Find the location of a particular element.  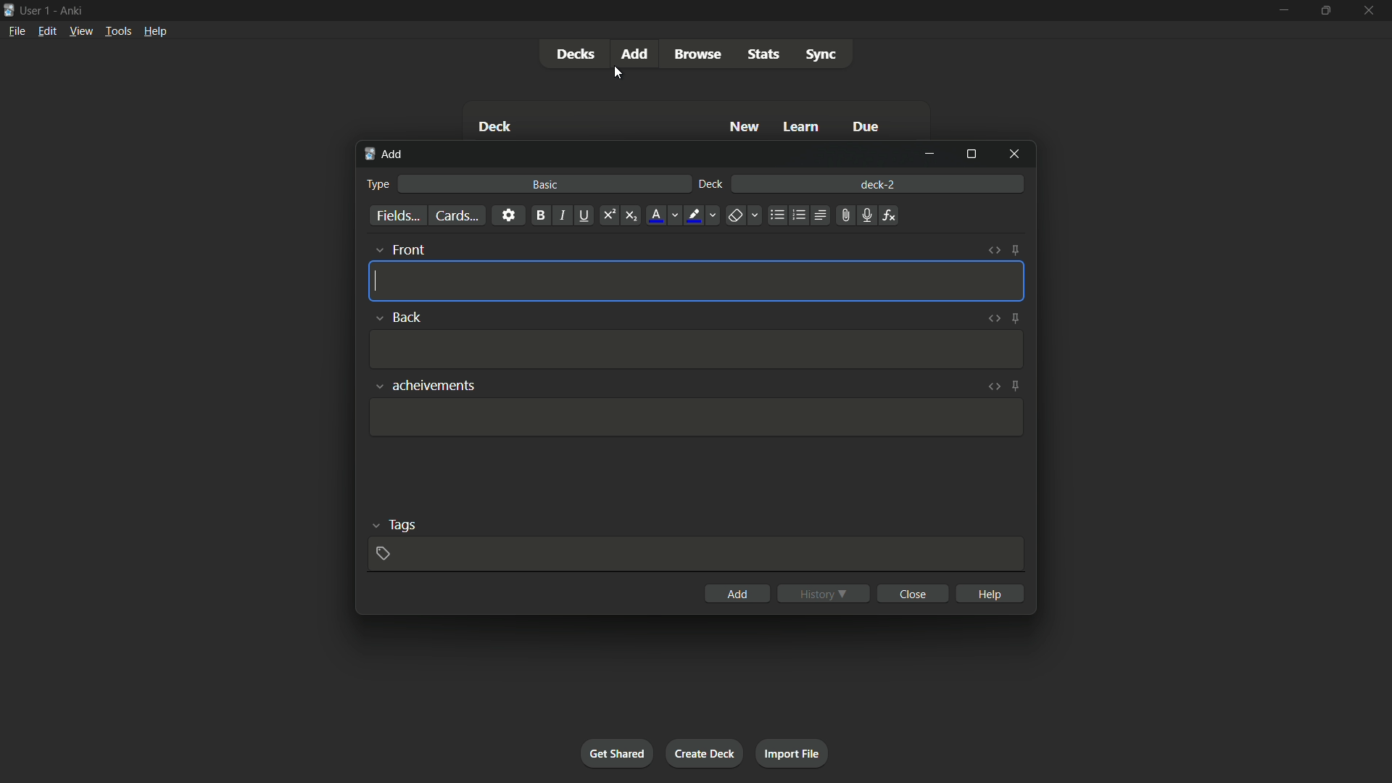

close window is located at coordinates (1013, 155).